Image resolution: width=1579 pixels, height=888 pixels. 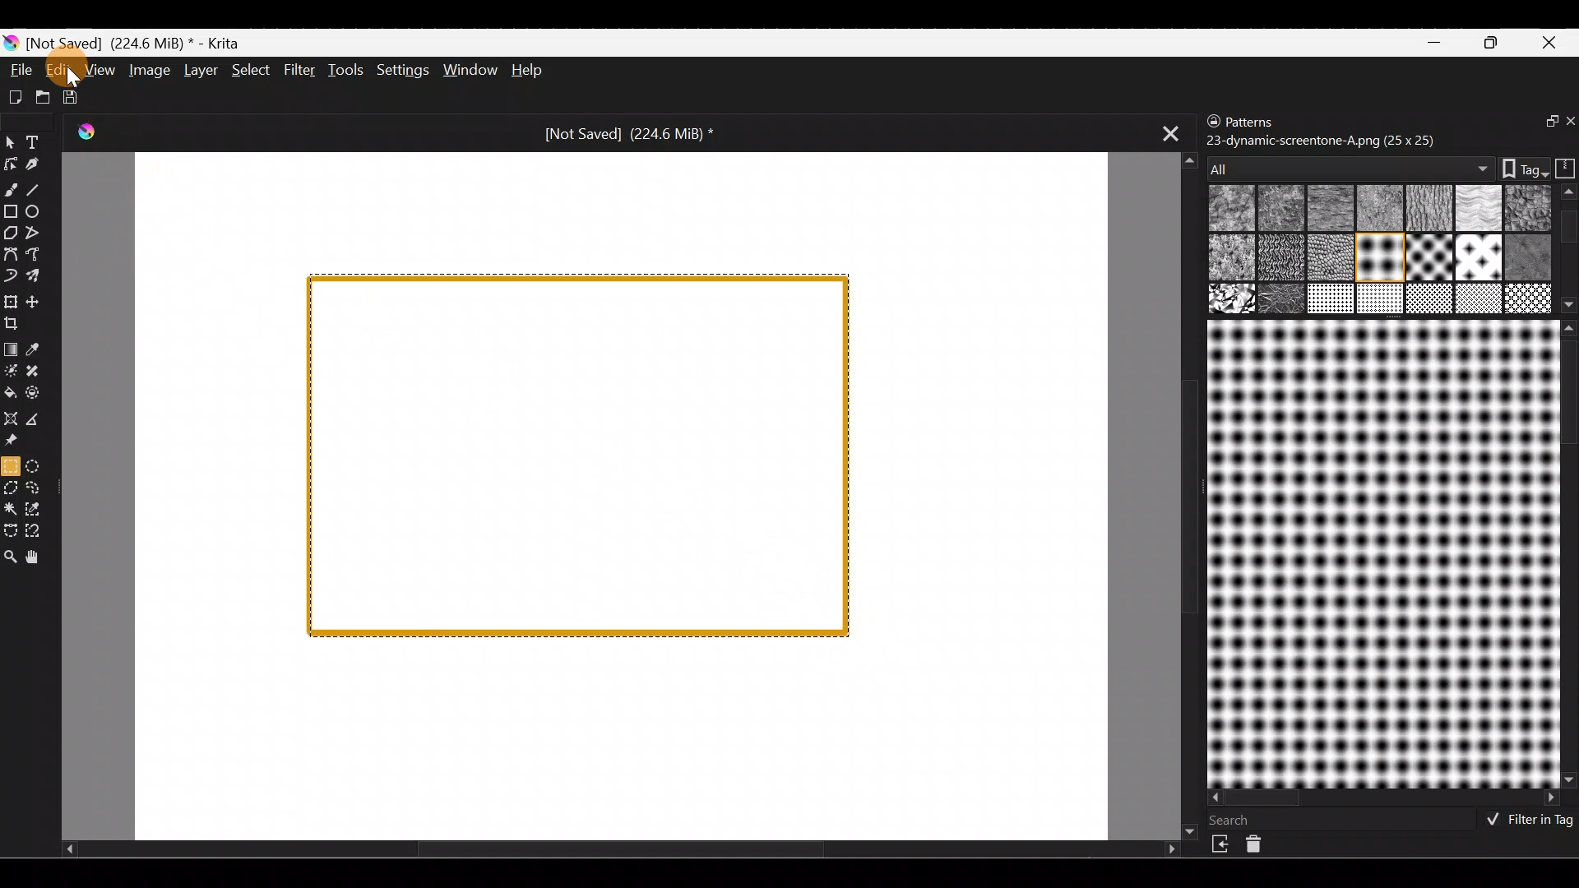 I want to click on Window, so click(x=468, y=70).